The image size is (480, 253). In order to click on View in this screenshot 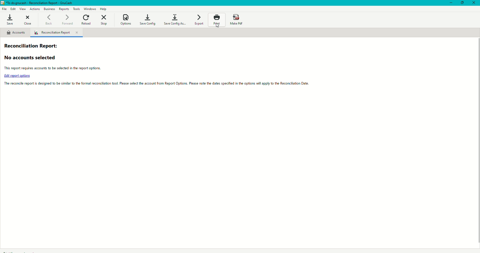, I will do `click(22, 8)`.